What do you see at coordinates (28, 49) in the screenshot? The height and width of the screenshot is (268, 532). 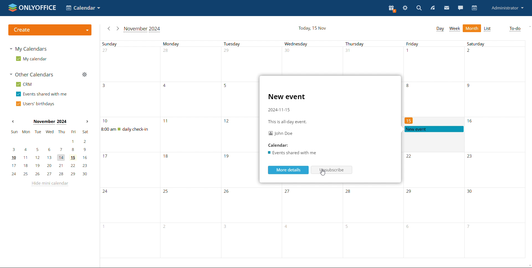 I see `my calendars` at bounding box center [28, 49].